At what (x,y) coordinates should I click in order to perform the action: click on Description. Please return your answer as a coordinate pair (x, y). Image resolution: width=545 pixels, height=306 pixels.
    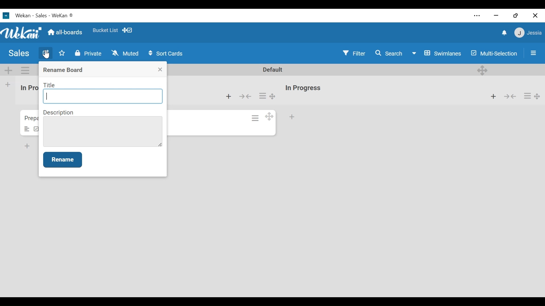
    Looking at the image, I should click on (59, 112).